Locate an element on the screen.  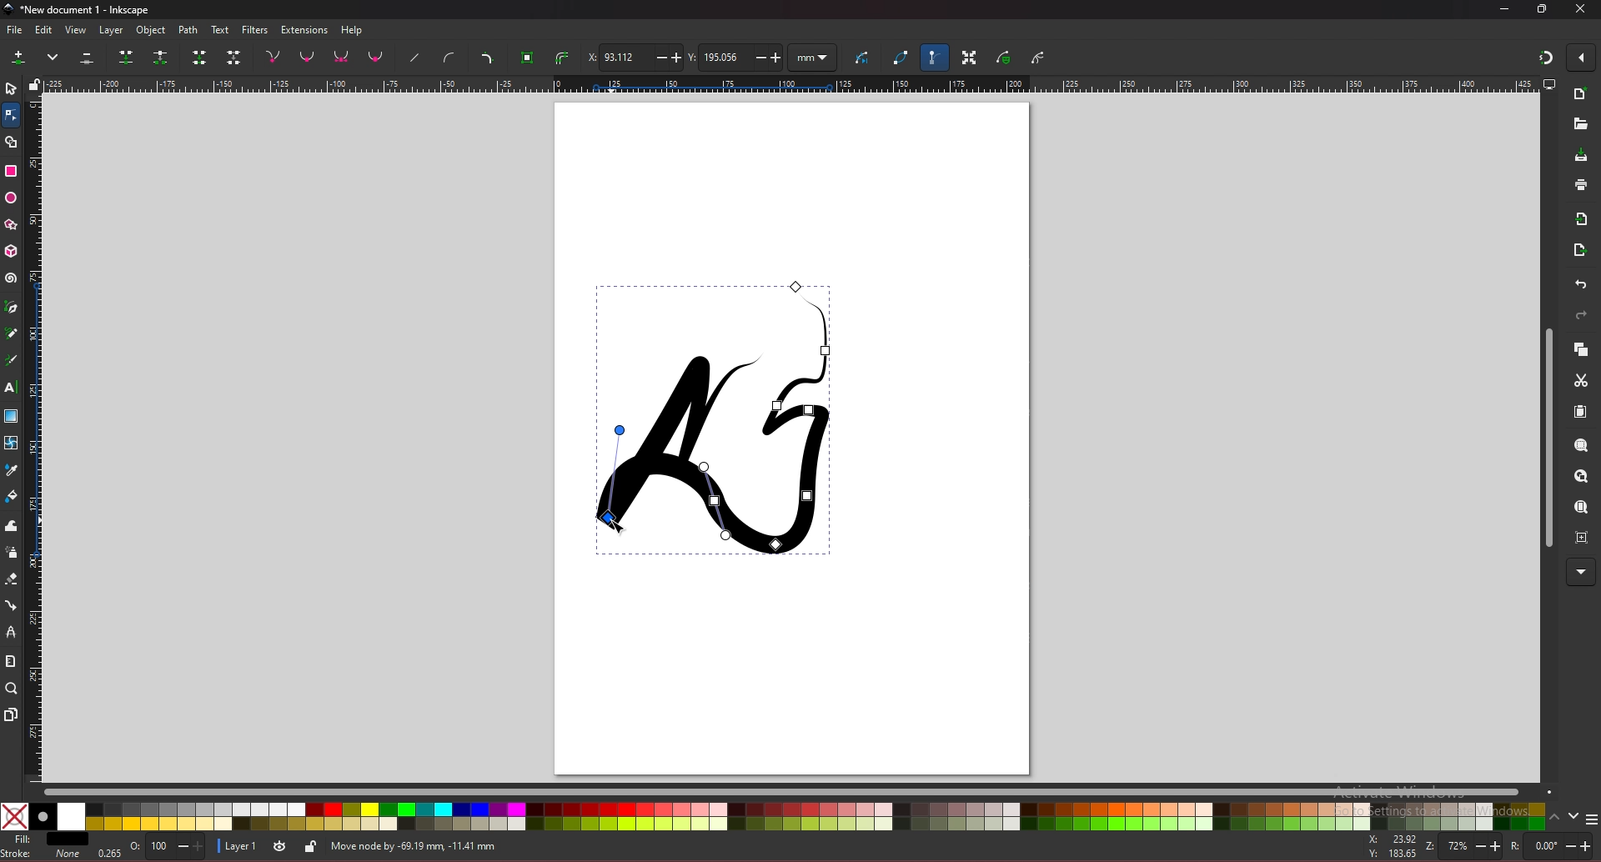
print is located at coordinates (1582, 185).